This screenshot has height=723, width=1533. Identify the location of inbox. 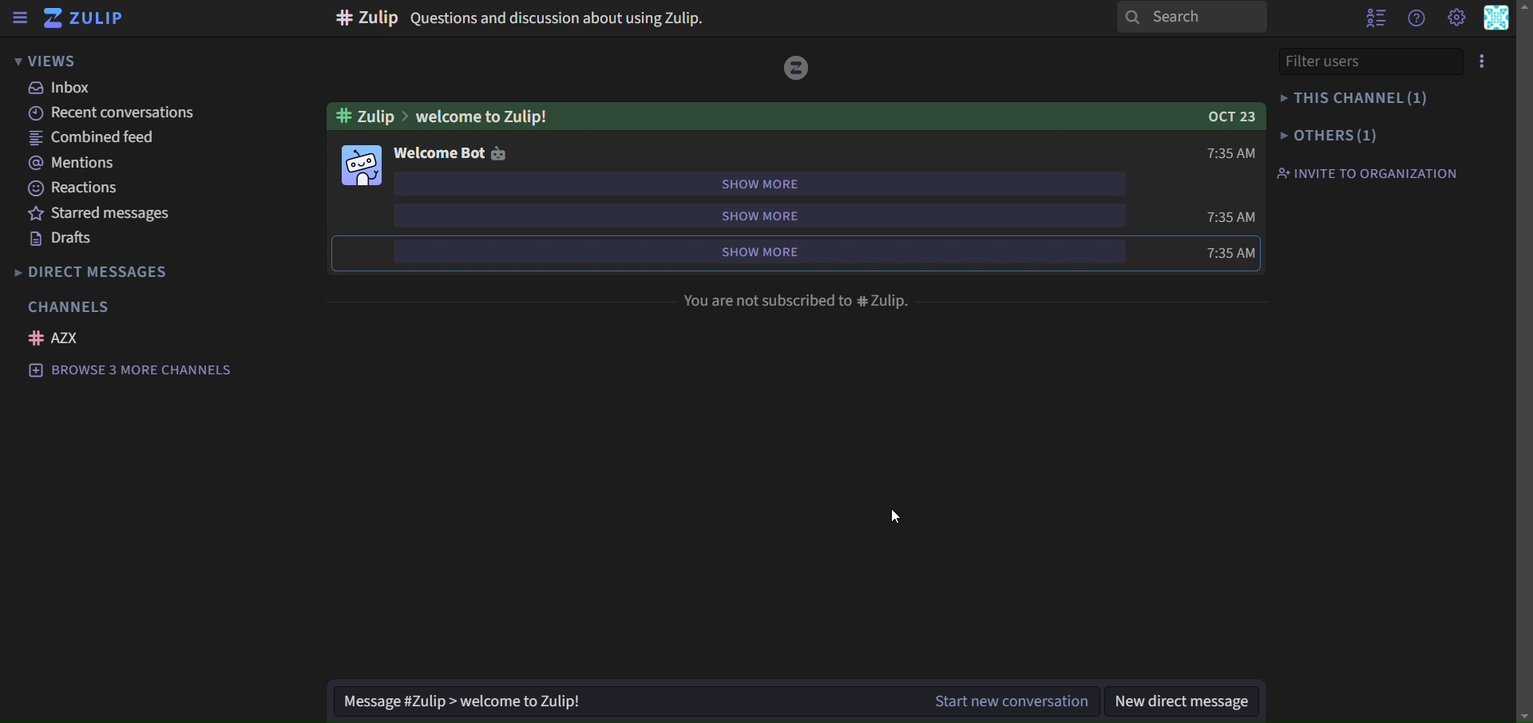
(63, 89).